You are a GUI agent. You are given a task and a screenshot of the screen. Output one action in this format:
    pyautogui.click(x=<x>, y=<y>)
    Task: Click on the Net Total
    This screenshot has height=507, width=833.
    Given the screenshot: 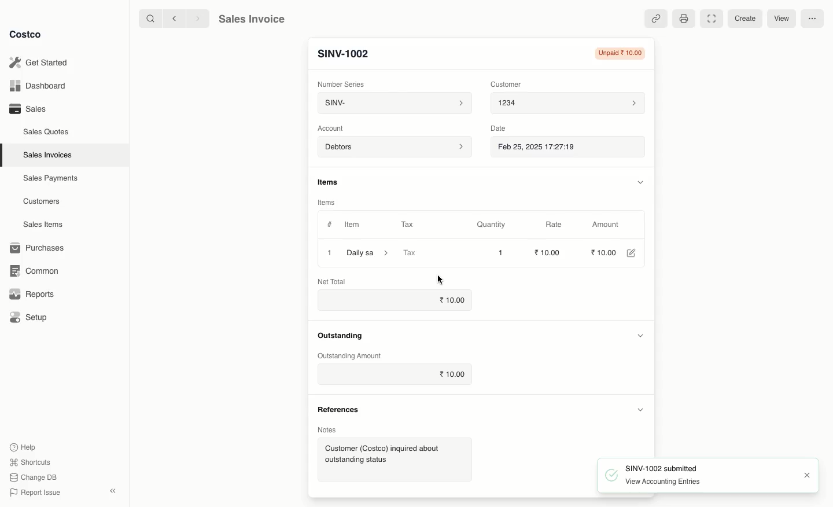 What is the action you would take?
    pyautogui.click(x=332, y=281)
    